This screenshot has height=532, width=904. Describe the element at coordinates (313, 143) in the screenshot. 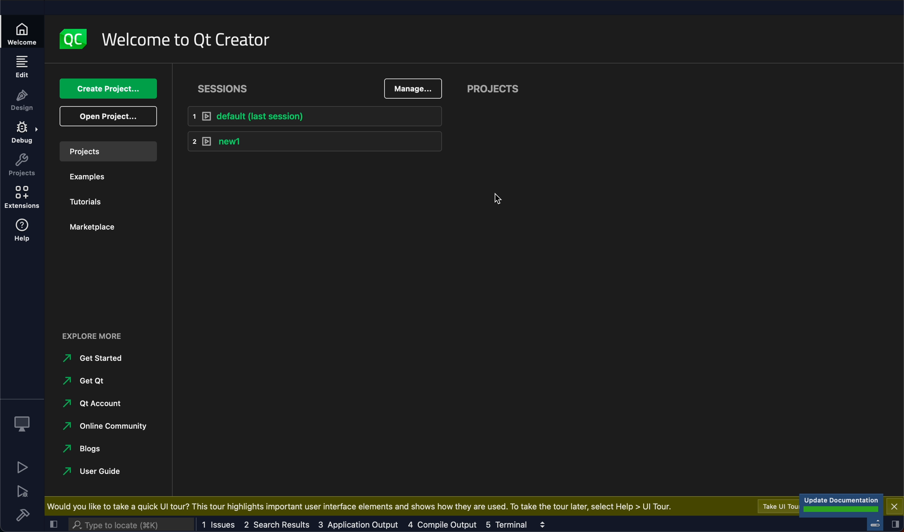

I see `new1` at that location.